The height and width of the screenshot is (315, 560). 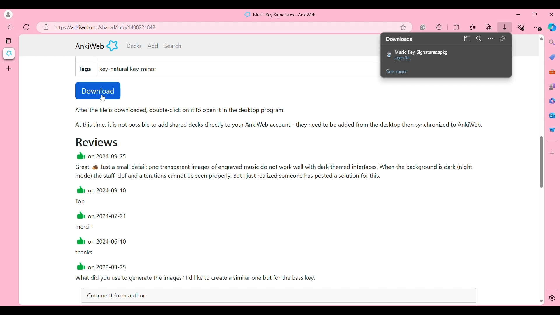 I want to click on Refresh page, so click(x=27, y=27).